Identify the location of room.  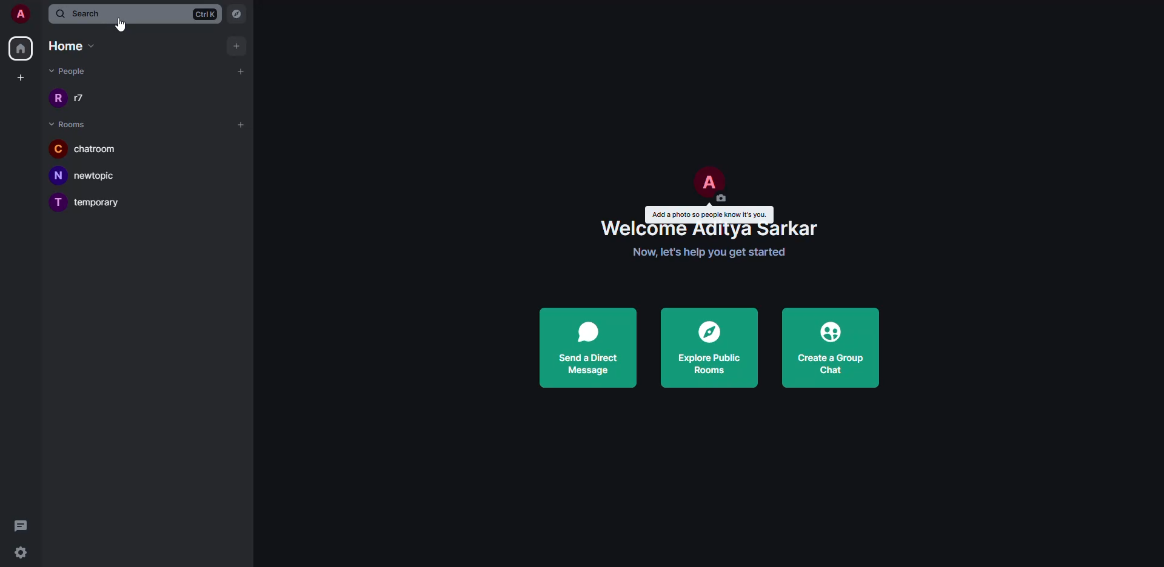
(85, 148).